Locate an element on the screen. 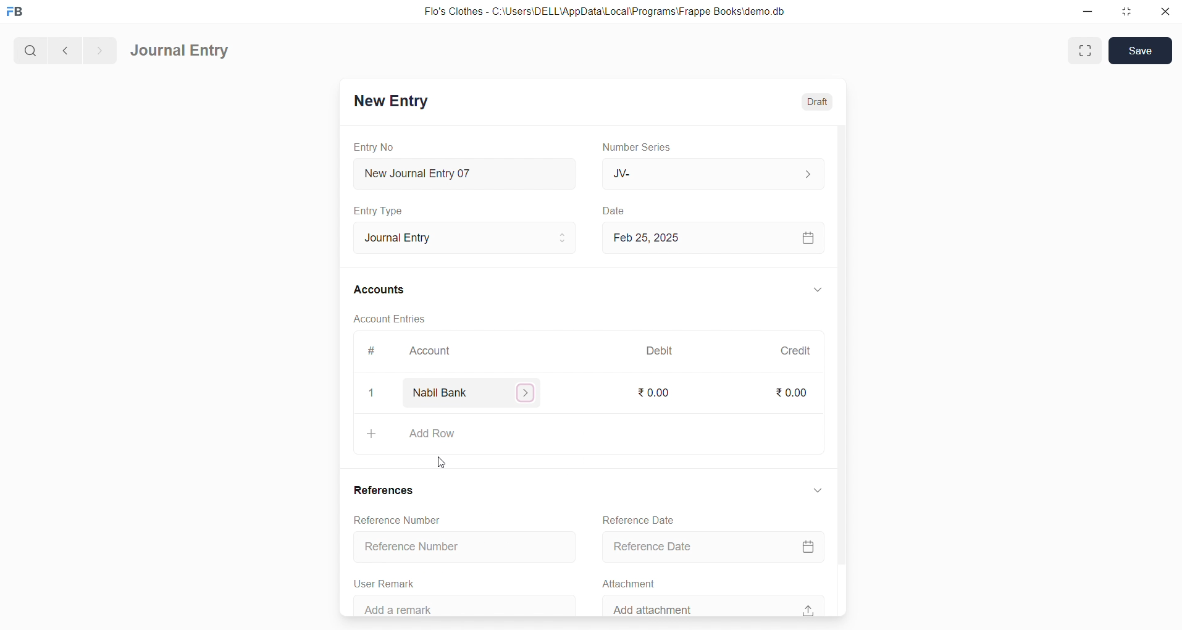 The image size is (1182, 630). Accounts is located at coordinates (380, 291).